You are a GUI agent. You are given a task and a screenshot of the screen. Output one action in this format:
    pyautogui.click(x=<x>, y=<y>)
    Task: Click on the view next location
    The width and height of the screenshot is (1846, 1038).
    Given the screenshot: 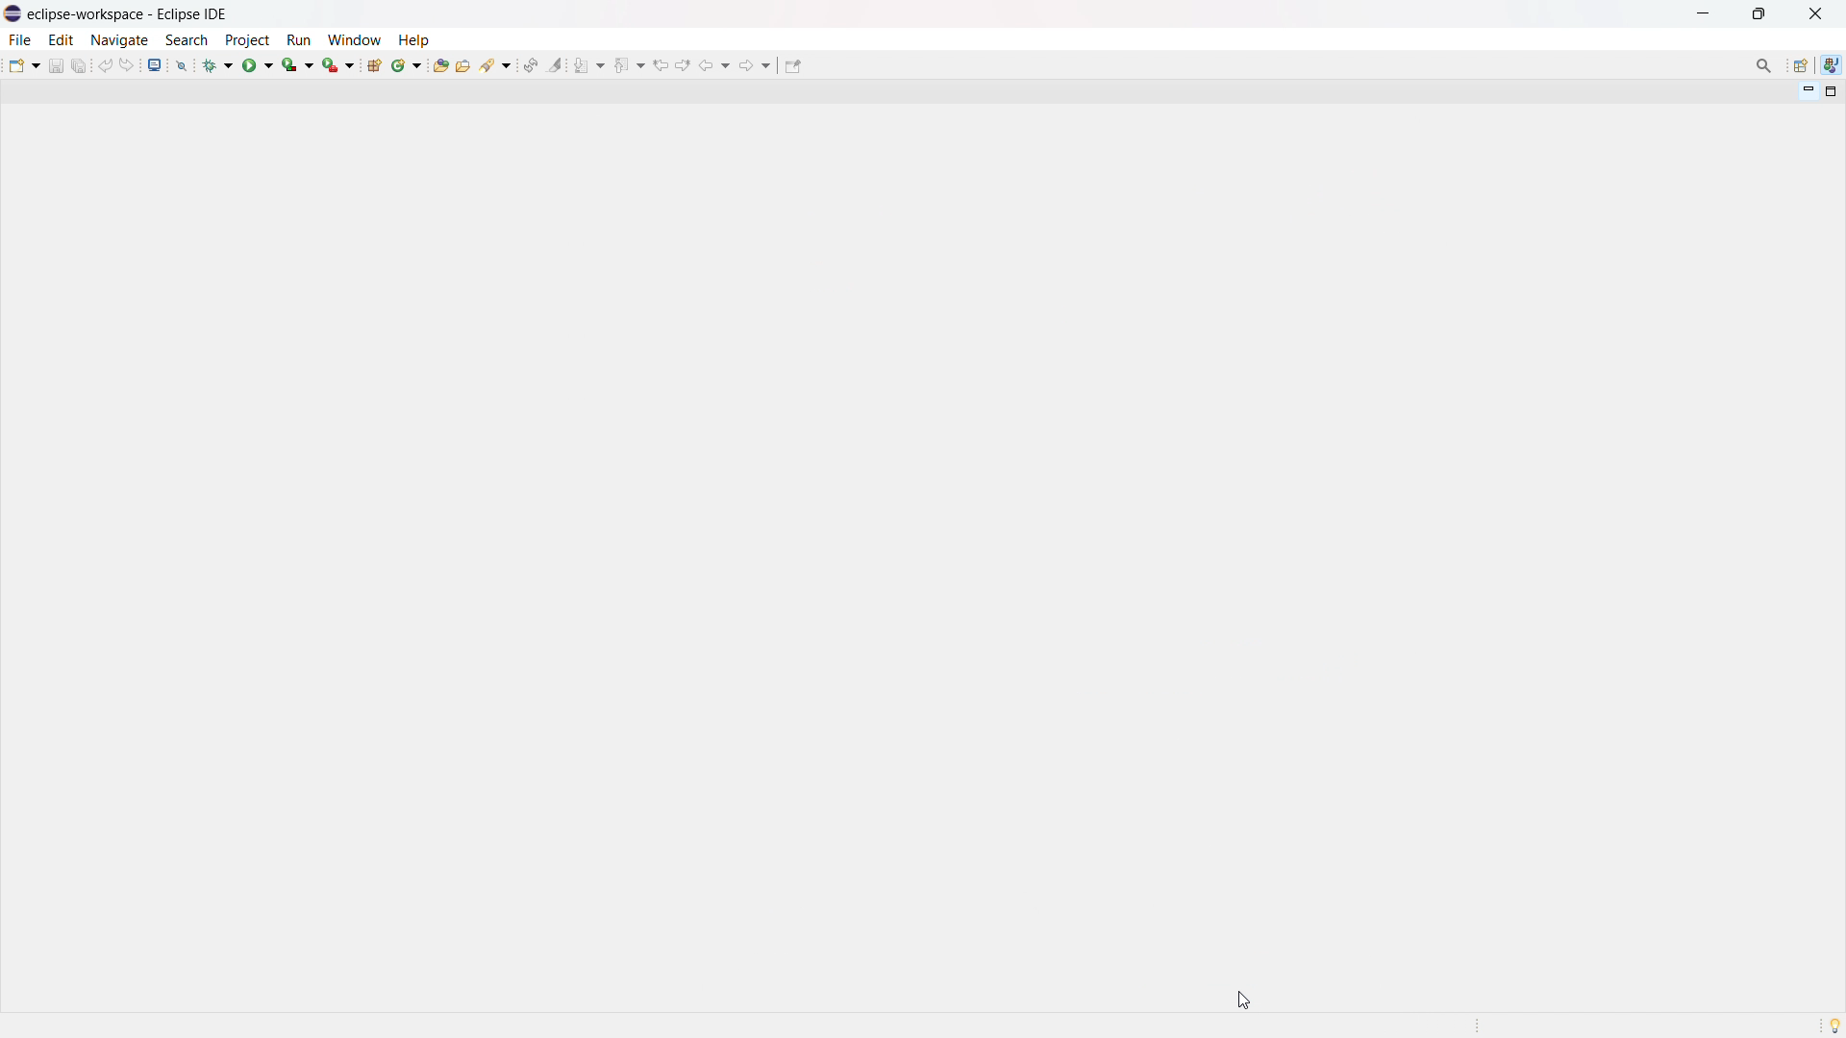 What is the action you would take?
    pyautogui.click(x=683, y=63)
    